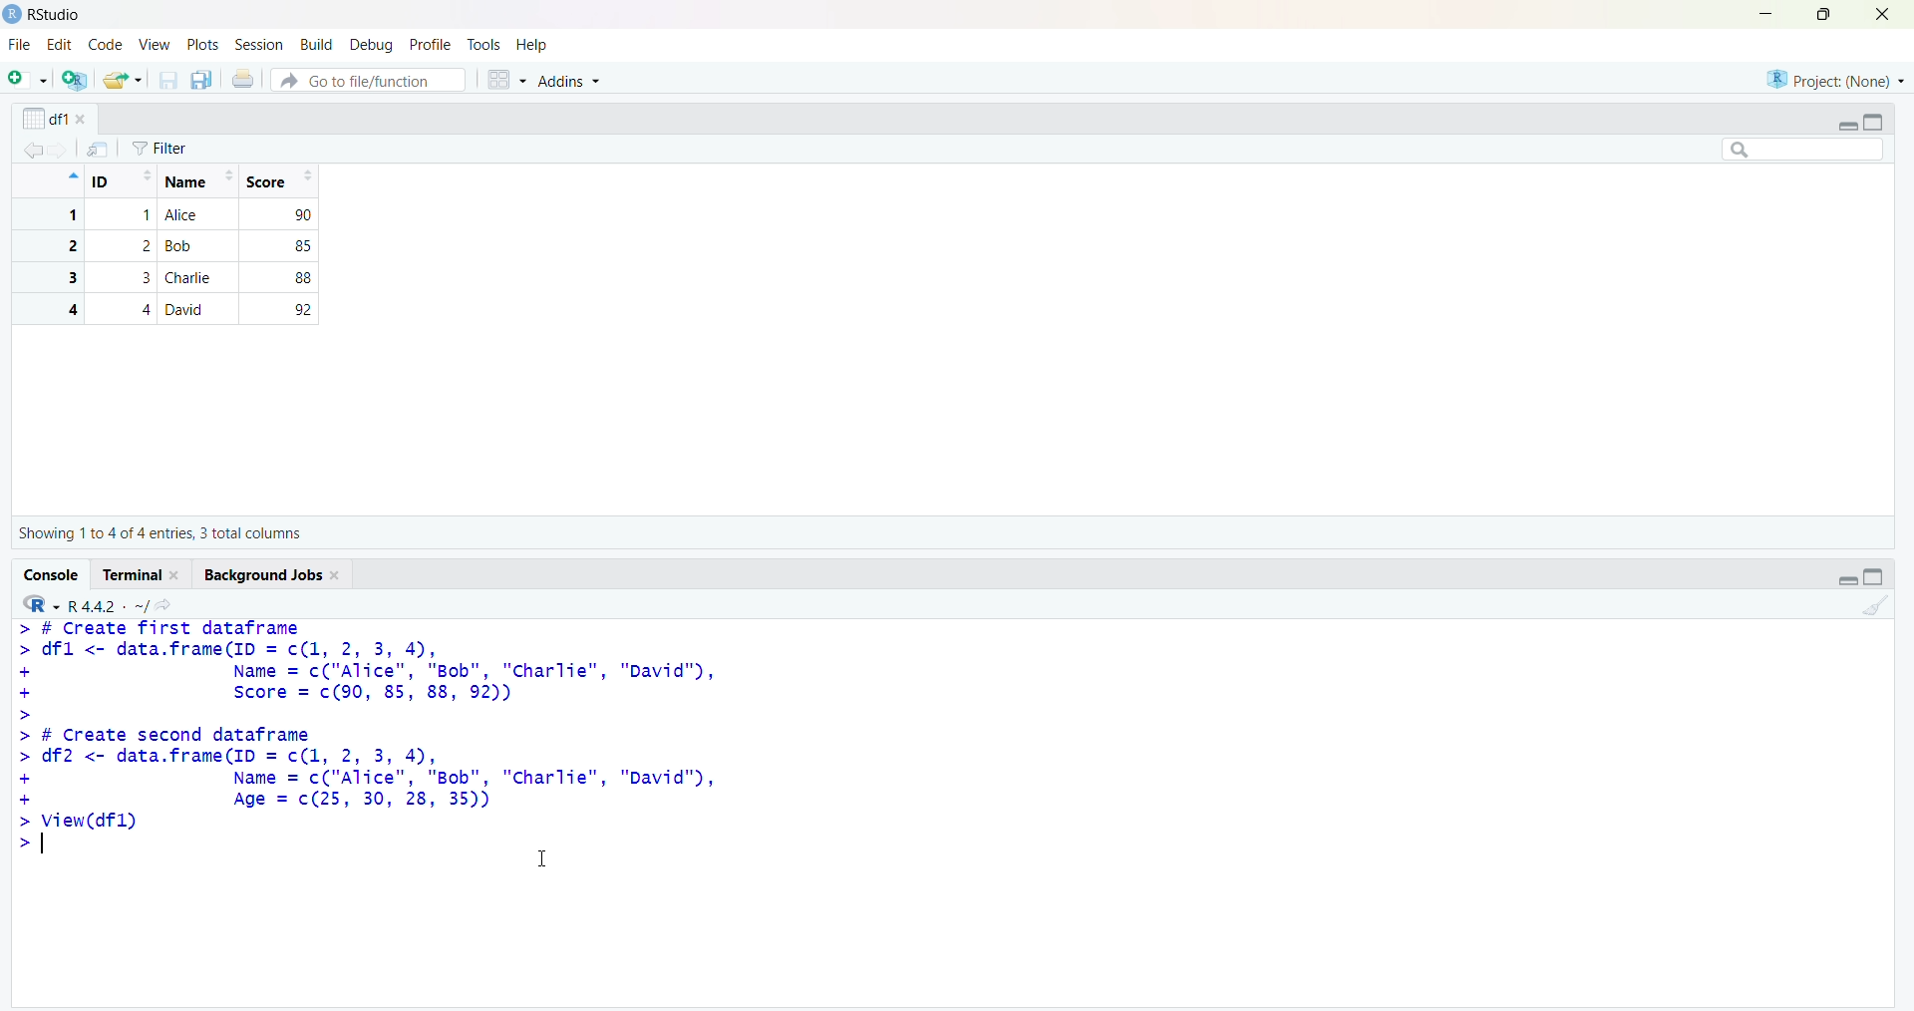  What do you see at coordinates (41, 604) in the screenshot?
I see `R` at bounding box center [41, 604].